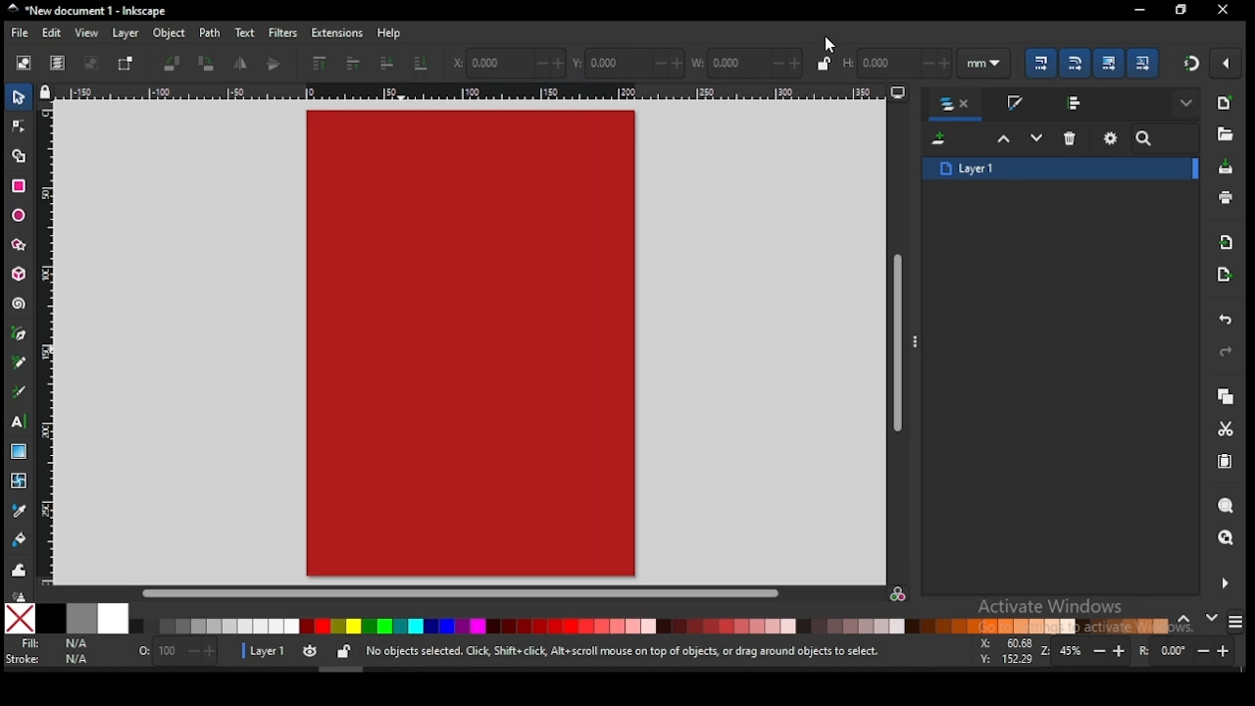  I want to click on width of selection, so click(748, 63).